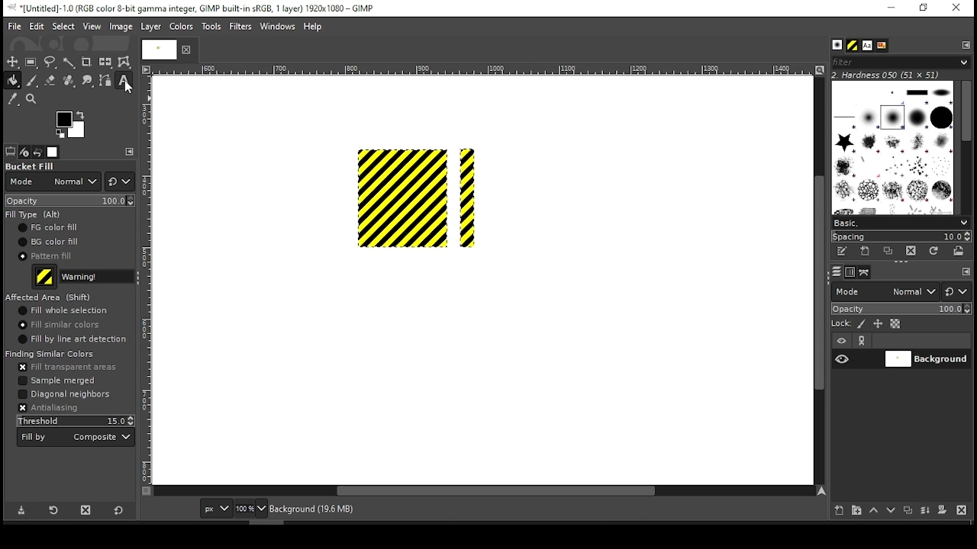 The image size is (977, 549). Describe the element at coordinates (32, 100) in the screenshot. I see `zoom tool` at that location.